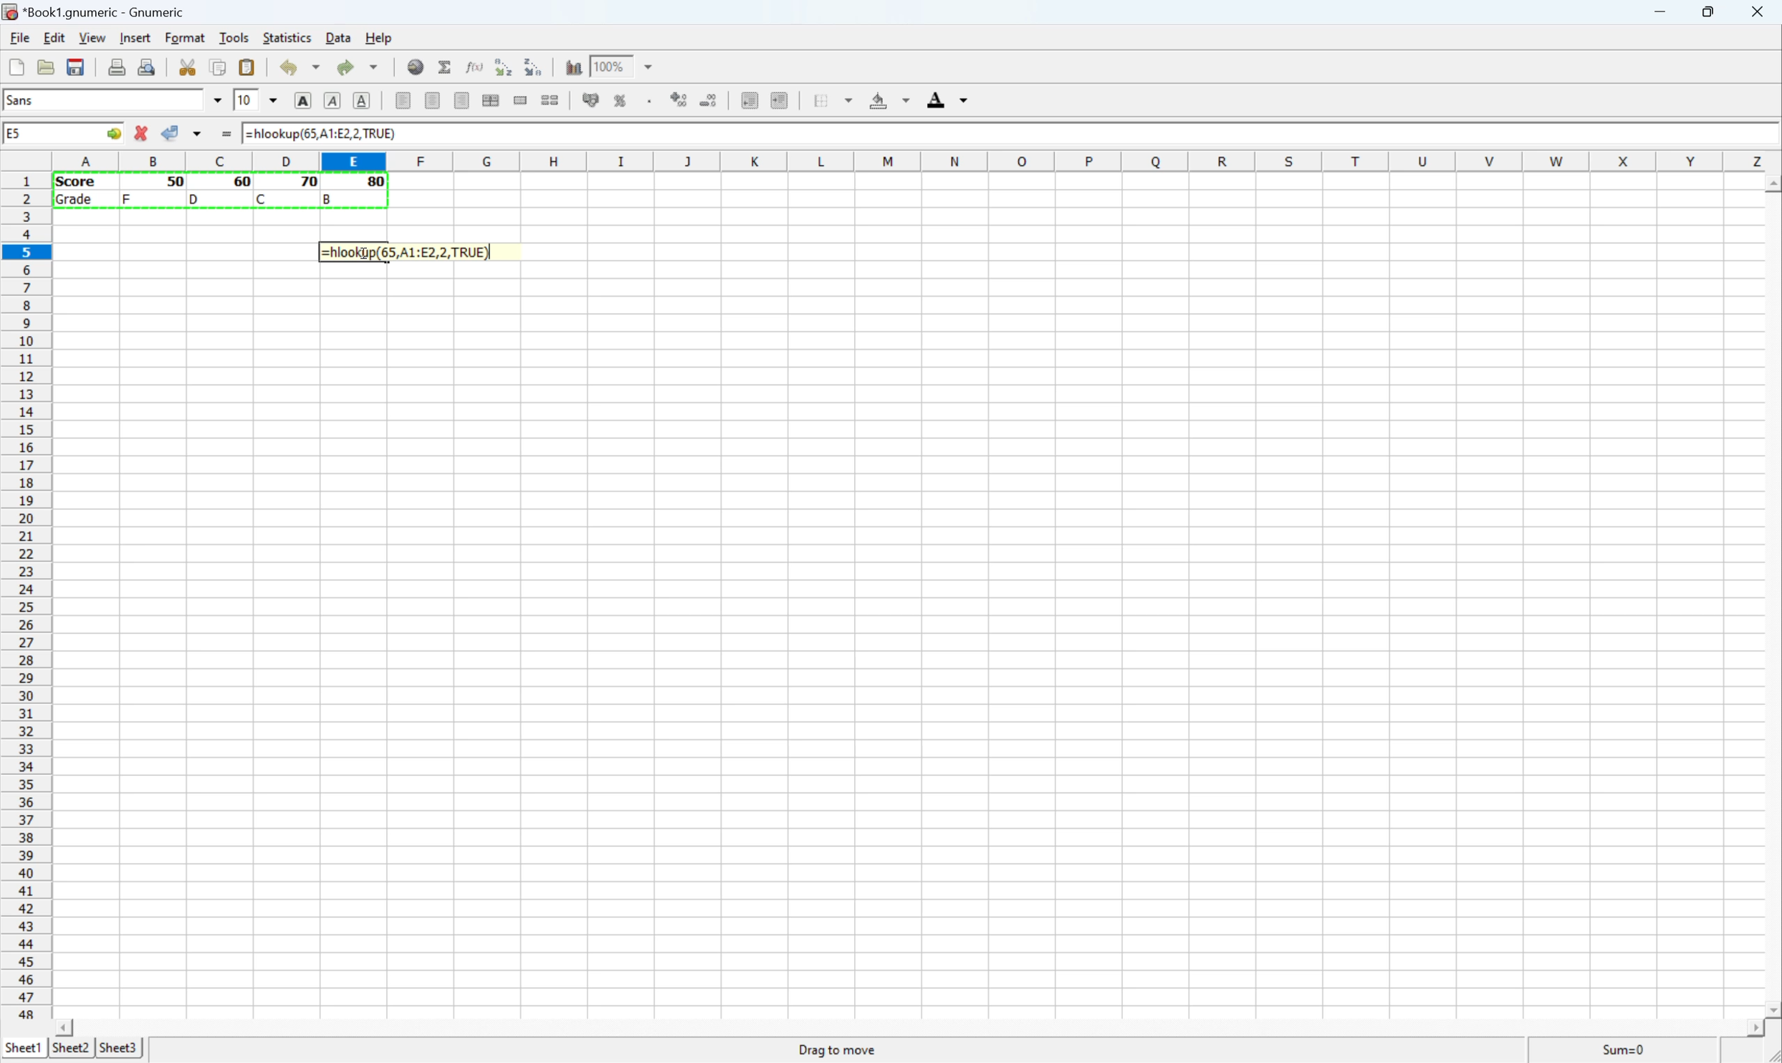 The height and width of the screenshot is (1063, 1782). I want to click on Create a new workbook, so click(15, 64).